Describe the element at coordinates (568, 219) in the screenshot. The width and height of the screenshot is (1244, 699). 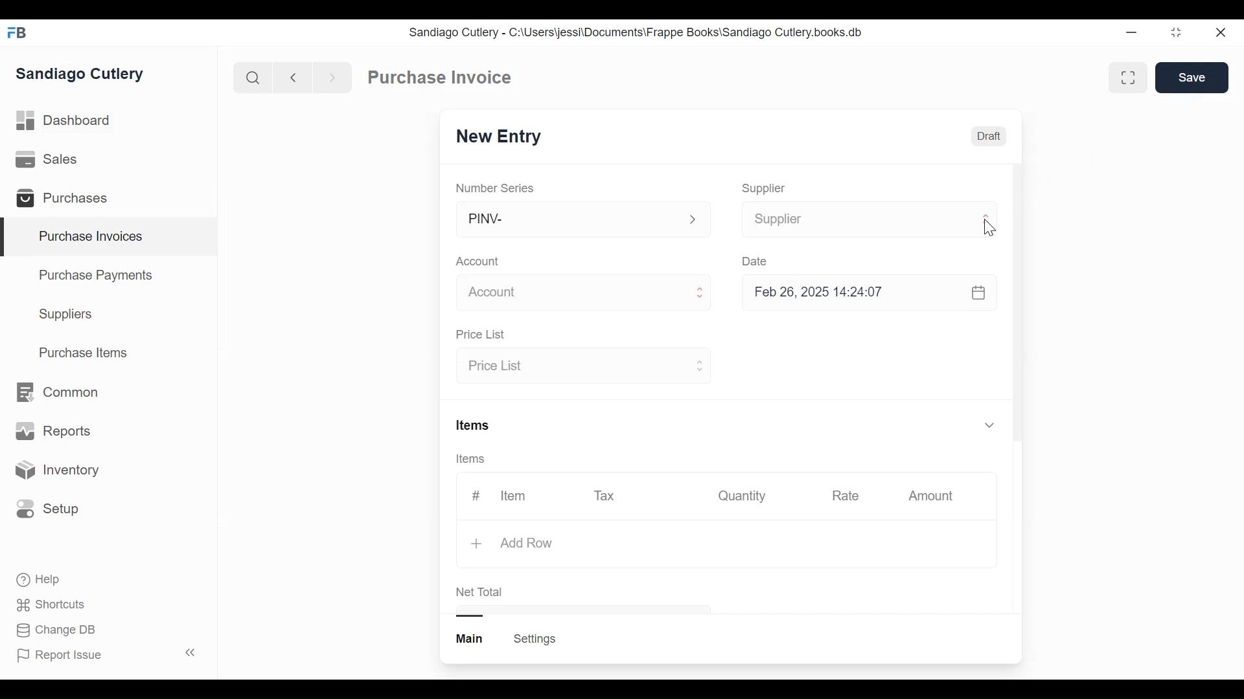
I see `PINV-` at that location.